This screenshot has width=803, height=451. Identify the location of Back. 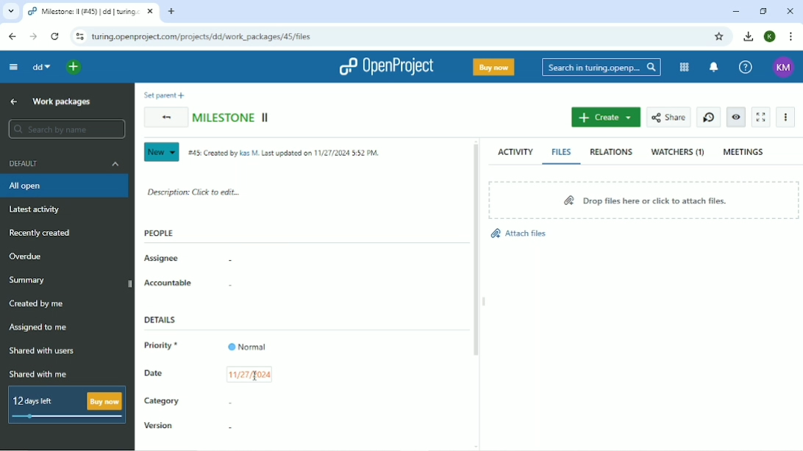
(12, 37).